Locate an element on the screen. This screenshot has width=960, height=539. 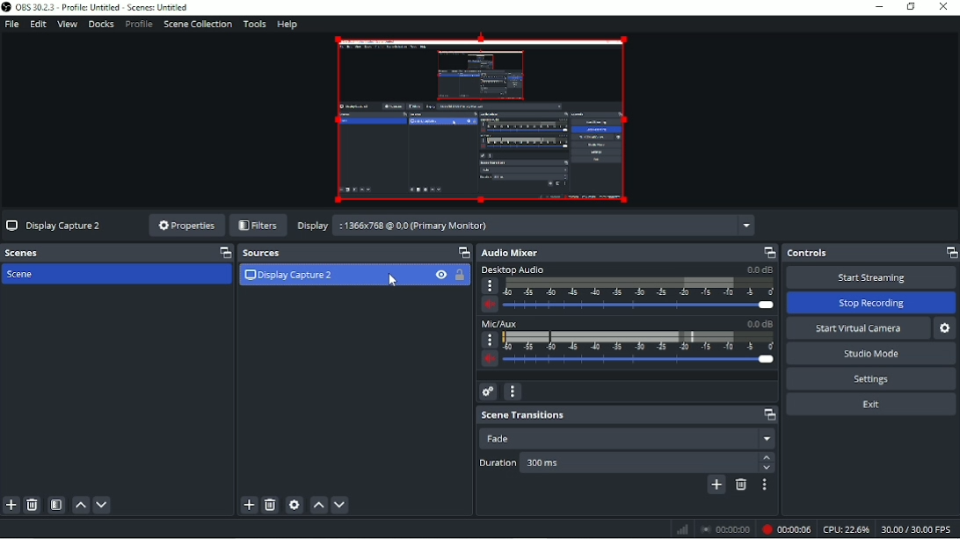
Pointer is located at coordinates (394, 281).